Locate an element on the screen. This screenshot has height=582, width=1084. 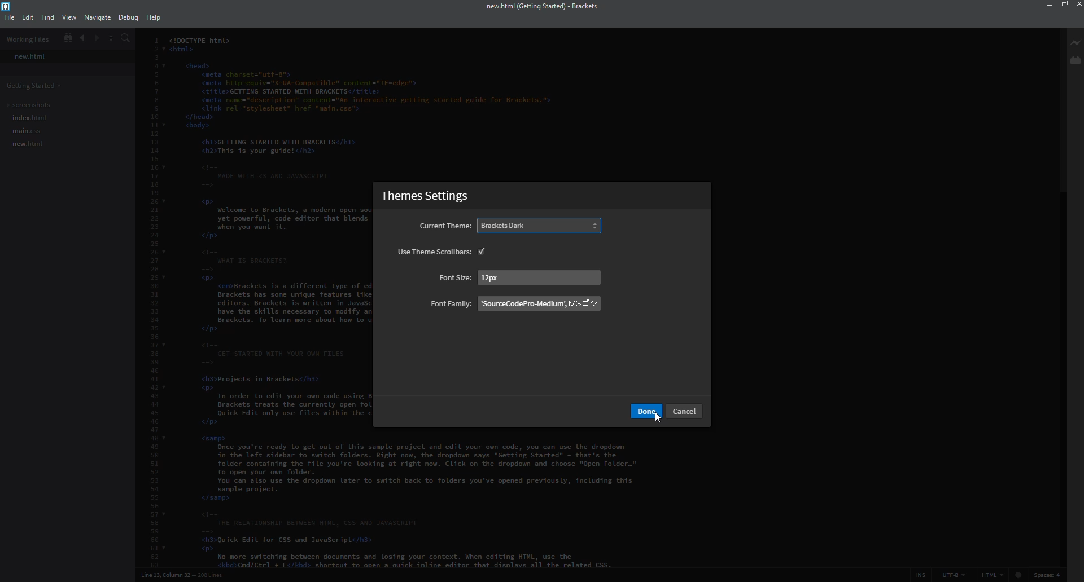
show in file tree is located at coordinates (67, 38).